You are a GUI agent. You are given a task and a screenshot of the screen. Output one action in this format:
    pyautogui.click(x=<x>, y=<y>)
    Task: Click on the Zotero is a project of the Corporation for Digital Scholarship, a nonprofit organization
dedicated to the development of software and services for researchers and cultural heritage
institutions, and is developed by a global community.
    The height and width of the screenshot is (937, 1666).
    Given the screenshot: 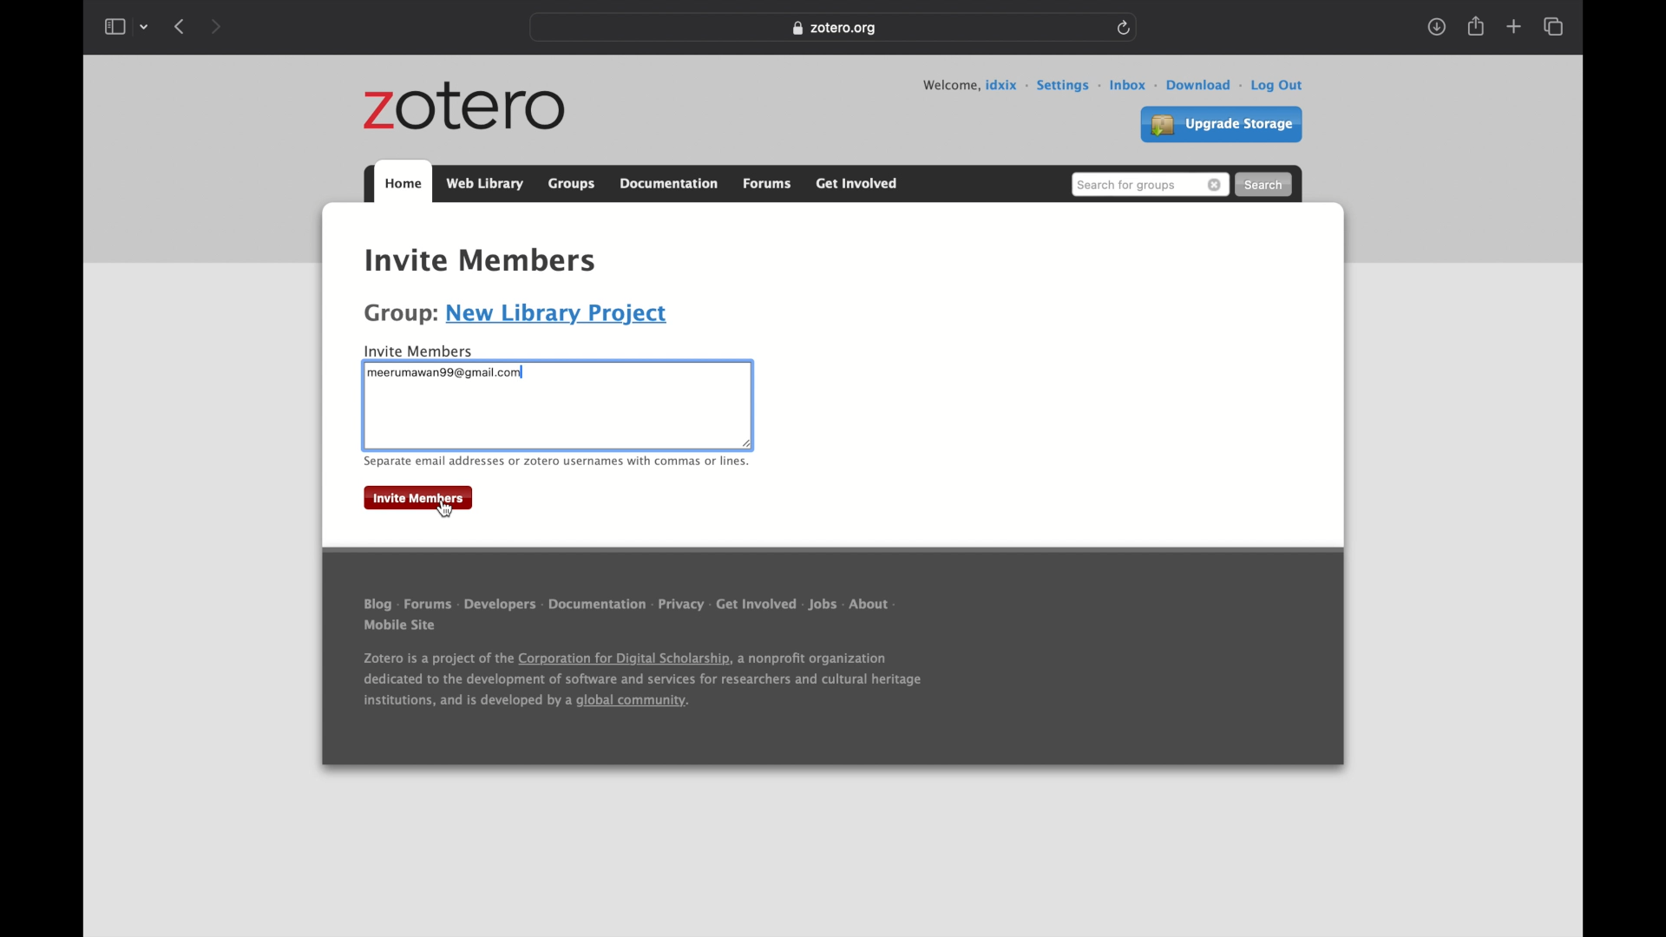 What is the action you would take?
    pyautogui.click(x=643, y=681)
    